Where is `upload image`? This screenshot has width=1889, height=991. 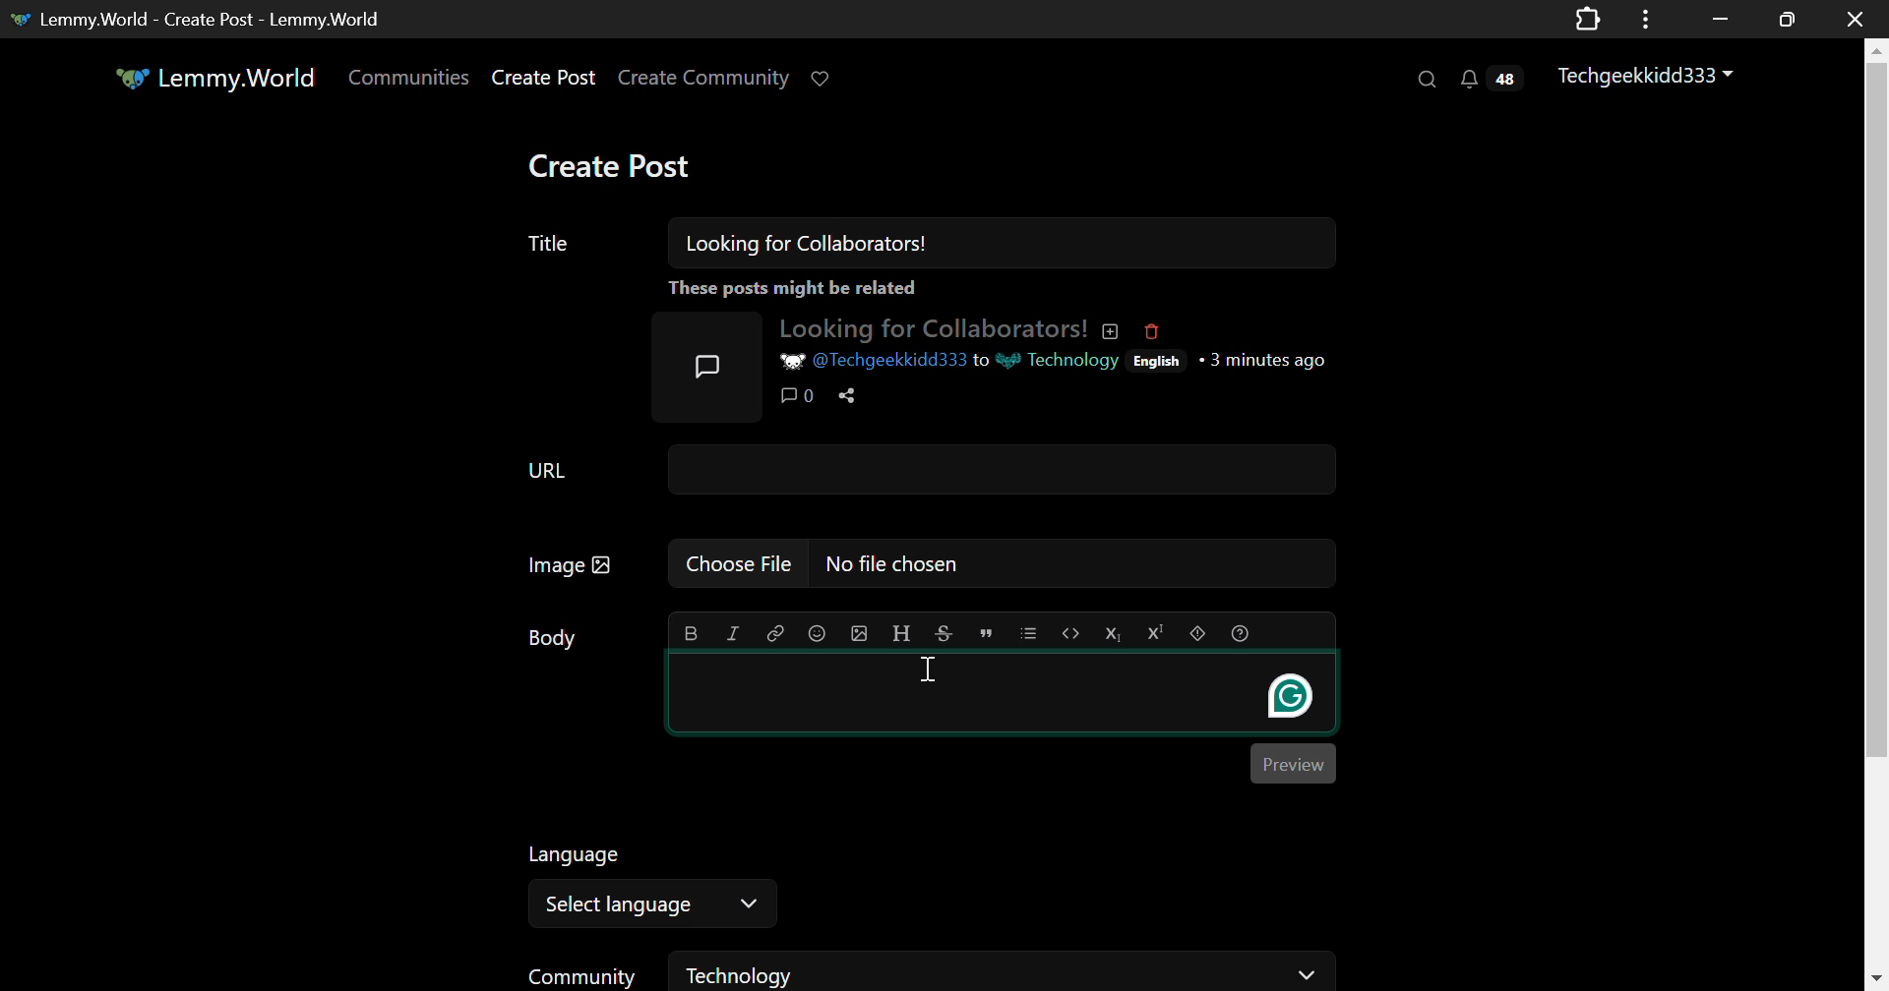
upload image is located at coordinates (861, 634).